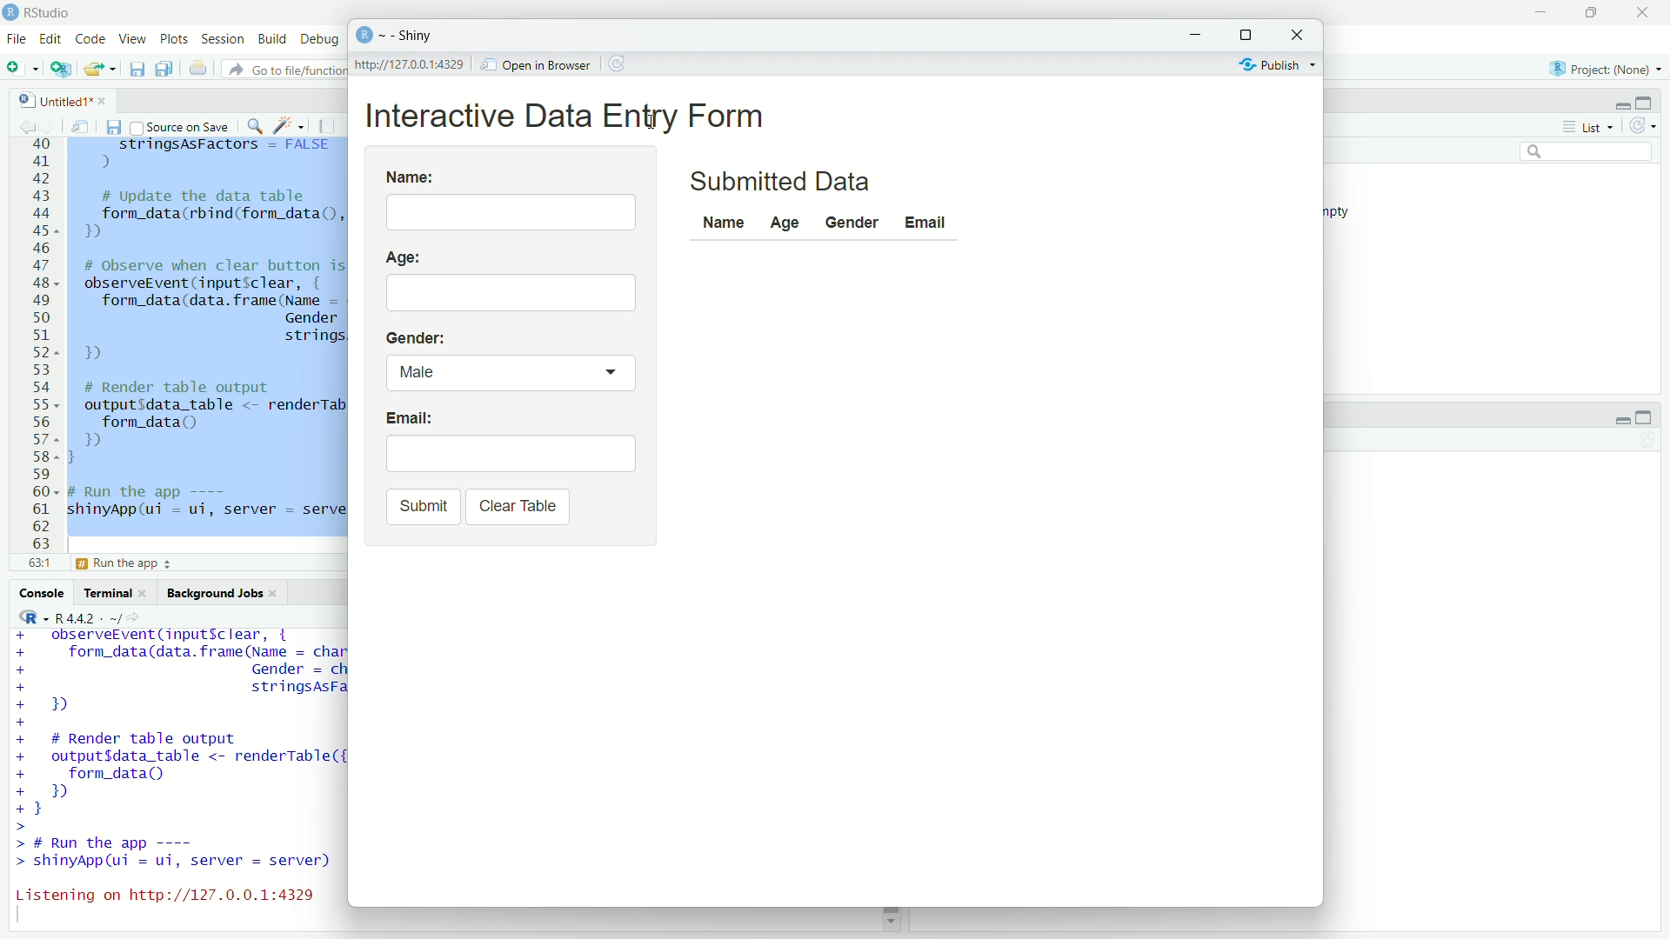 The image size is (1670, 939). I want to click on Code, so click(91, 38).